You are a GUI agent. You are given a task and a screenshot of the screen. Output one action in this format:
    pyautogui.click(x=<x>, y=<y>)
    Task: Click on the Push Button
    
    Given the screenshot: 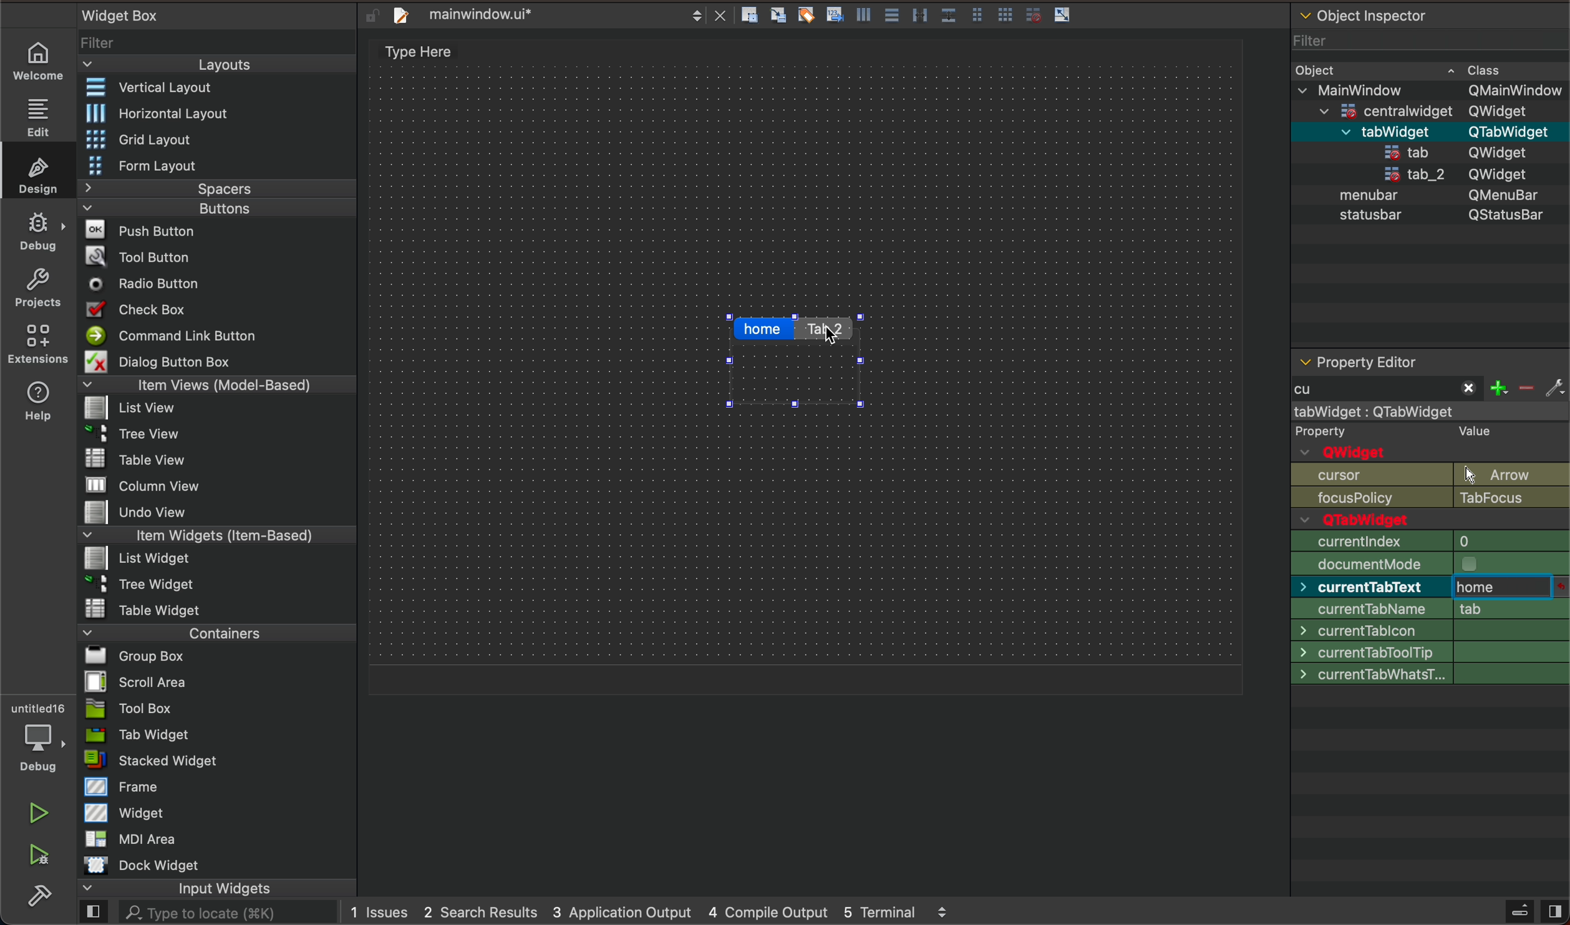 What is the action you would take?
    pyautogui.click(x=131, y=230)
    